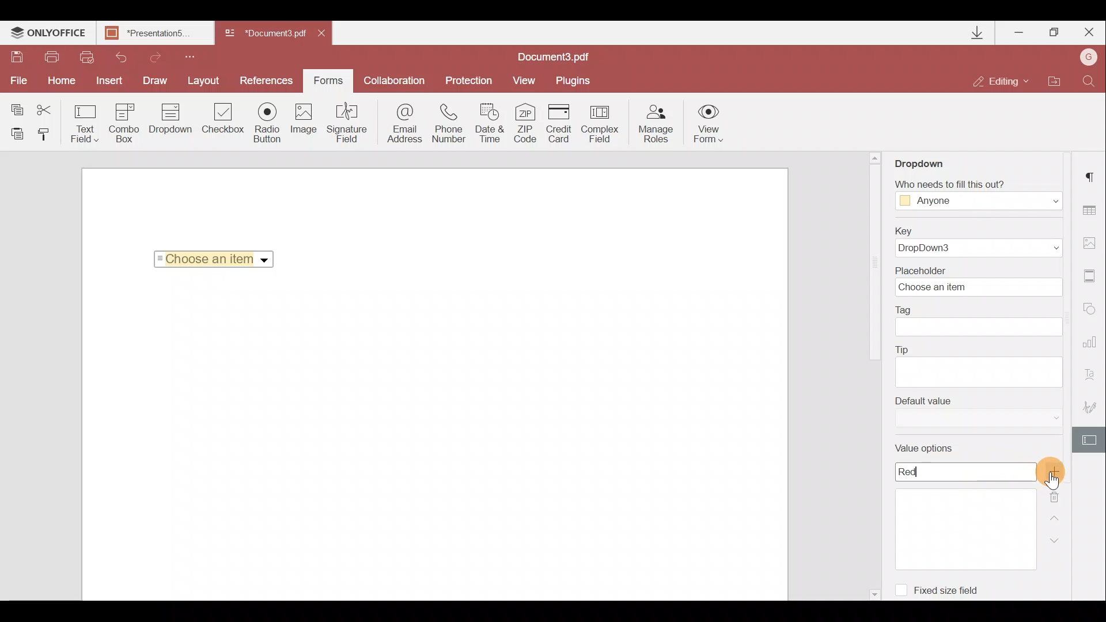 Image resolution: width=1106 pixels, height=622 pixels. I want to click on Table settings, so click(1094, 210).